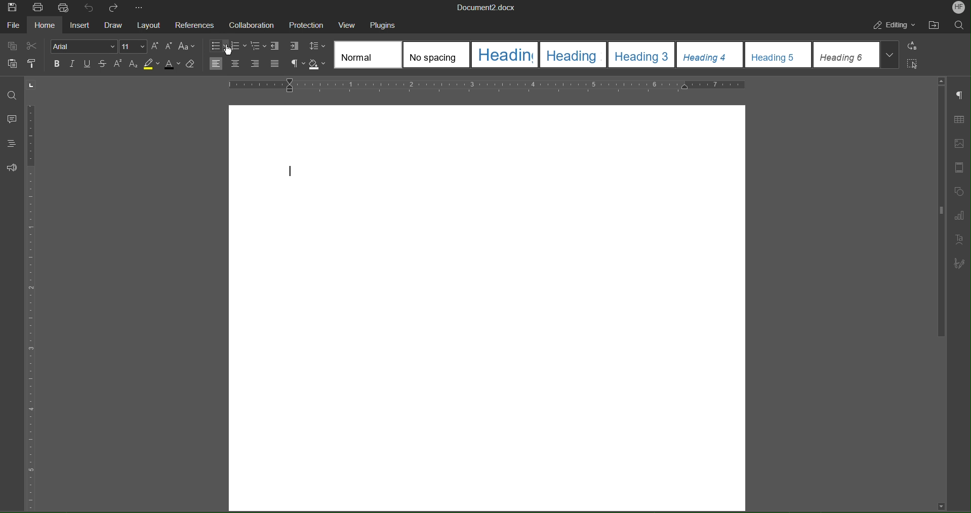 The width and height of the screenshot is (971, 513). I want to click on Subscript, so click(137, 64).